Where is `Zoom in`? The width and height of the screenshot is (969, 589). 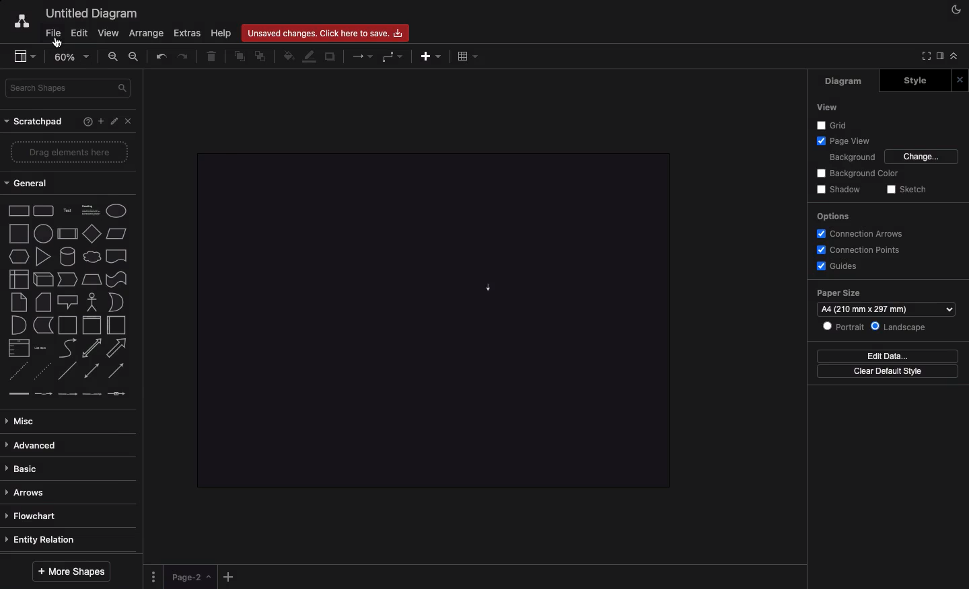
Zoom in is located at coordinates (114, 56).